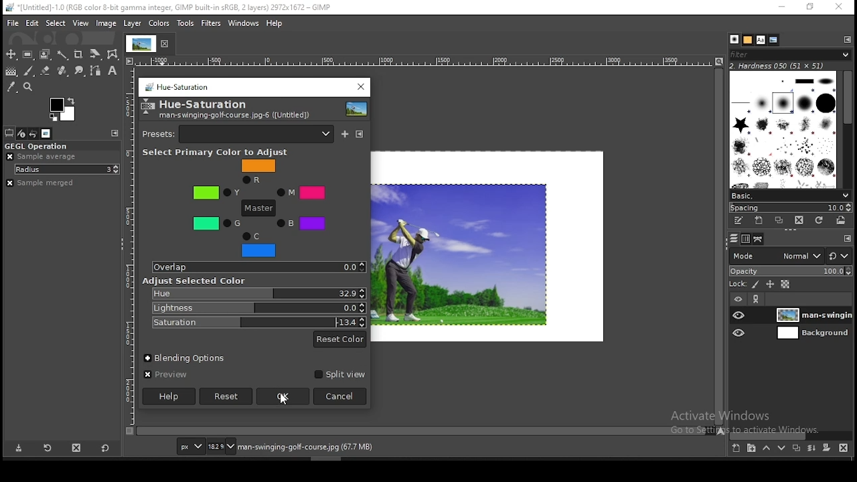 The image size is (857, 482). I want to click on logo, so click(148, 107).